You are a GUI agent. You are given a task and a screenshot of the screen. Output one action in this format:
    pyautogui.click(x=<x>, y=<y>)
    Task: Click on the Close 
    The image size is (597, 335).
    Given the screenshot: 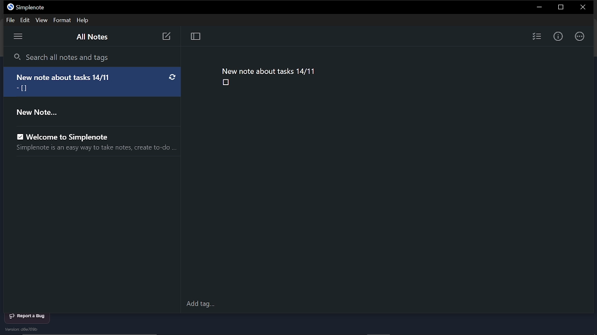 What is the action you would take?
    pyautogui.click(x=584, y=8)
    